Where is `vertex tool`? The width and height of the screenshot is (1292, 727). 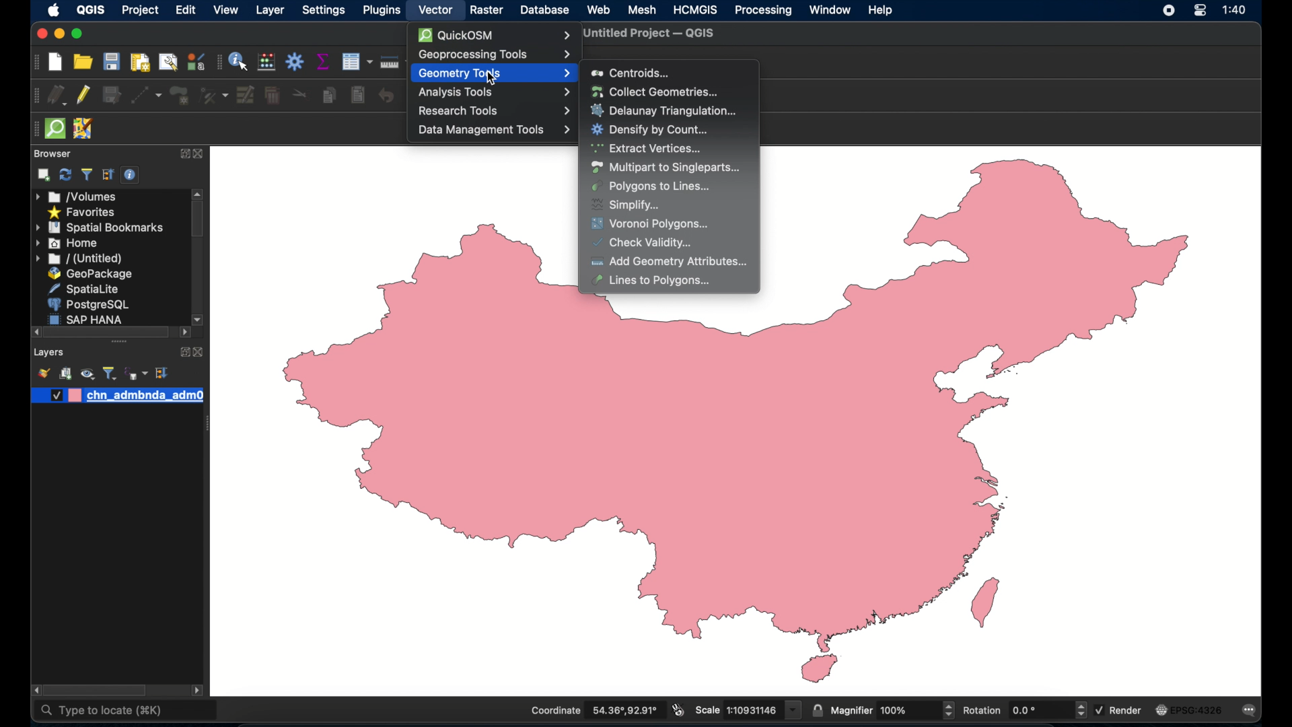 vertex tool is located at coordinates (214, 96).